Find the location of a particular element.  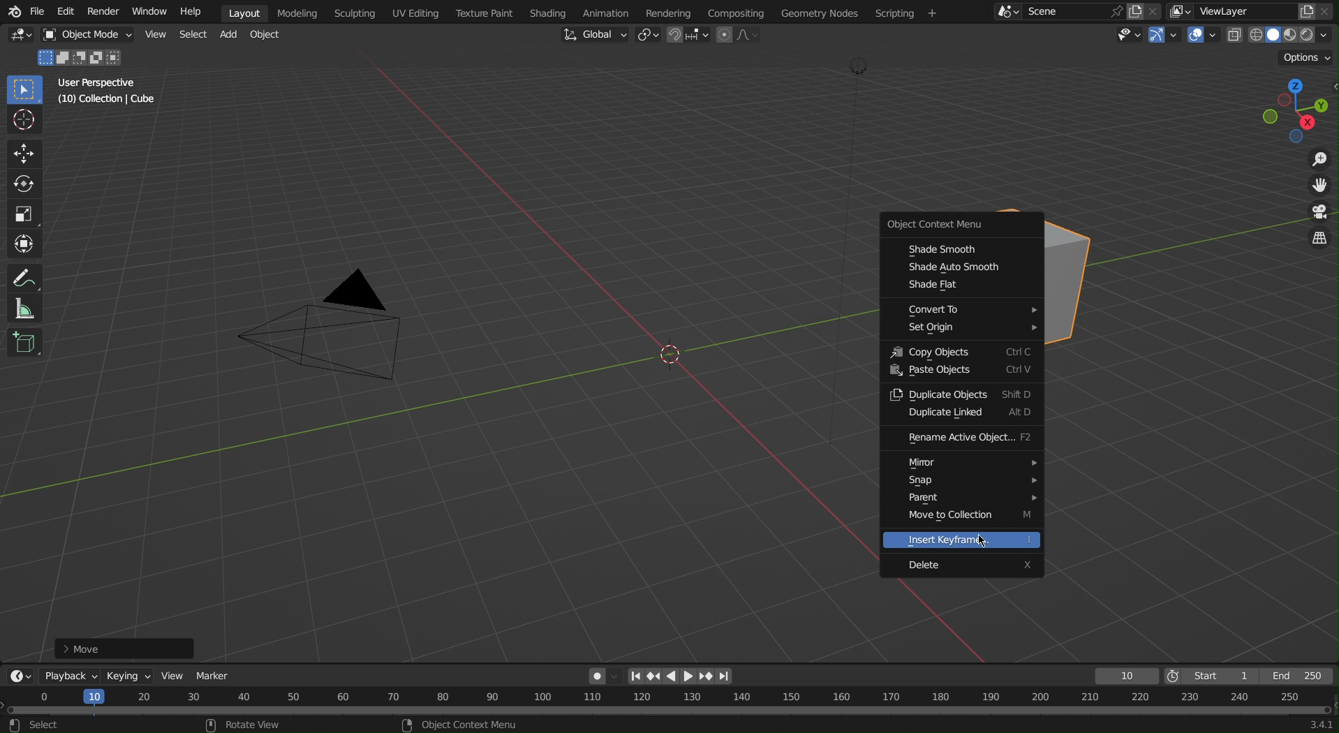

UV Editing is located at coordinates (415, 13).